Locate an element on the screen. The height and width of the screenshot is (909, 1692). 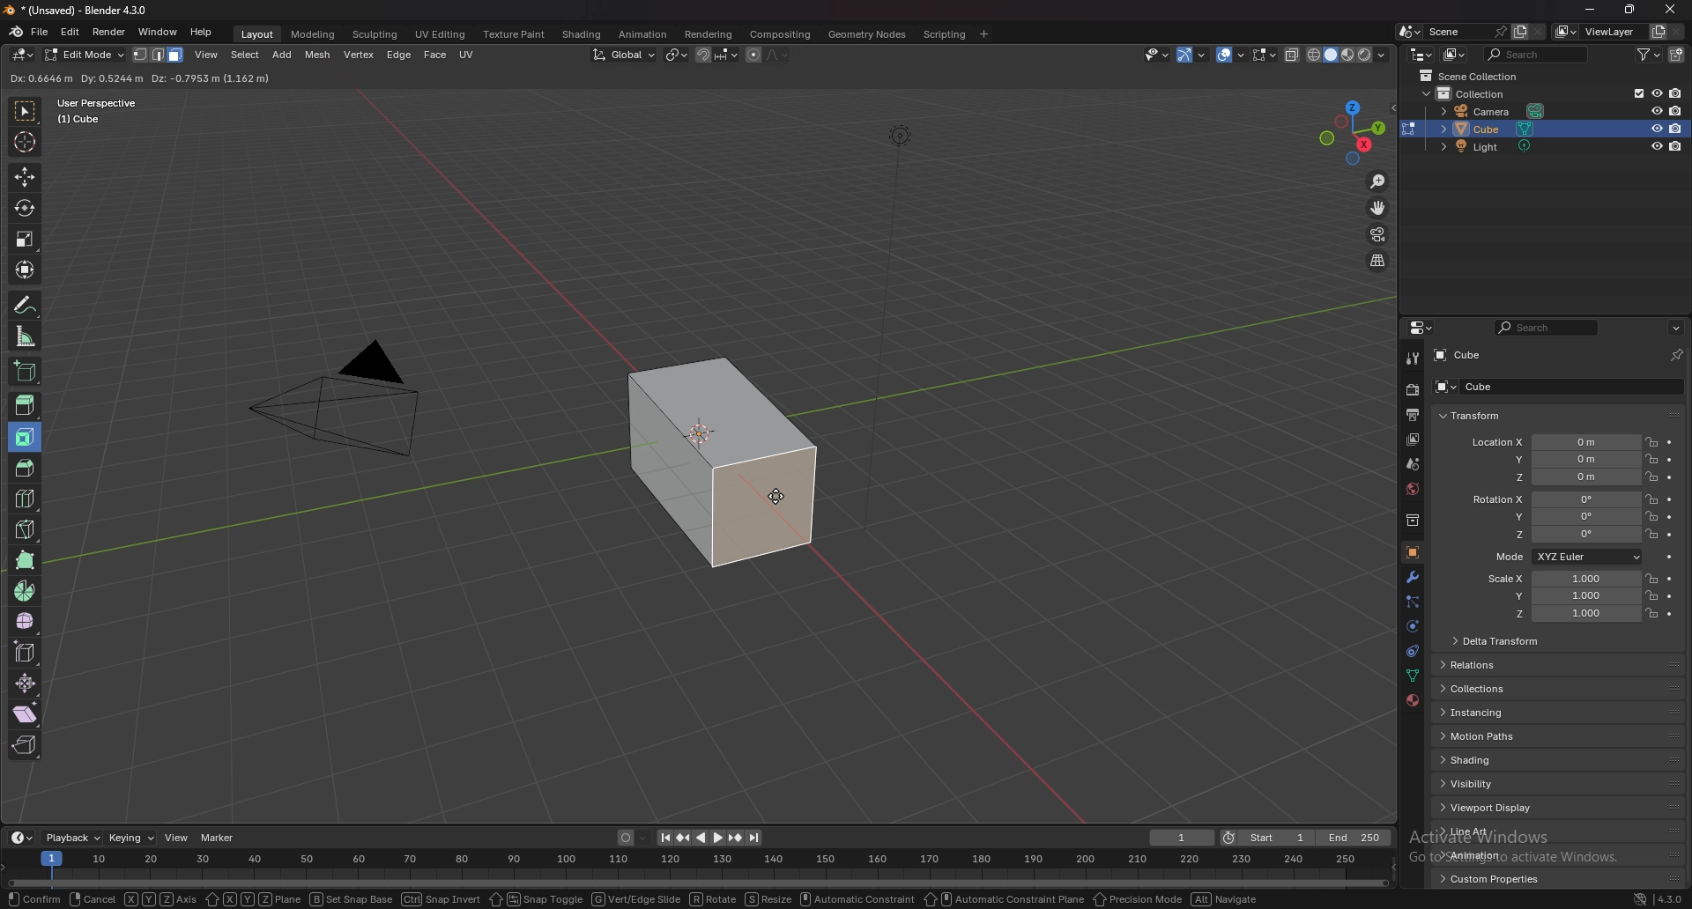
current frame is located at coordinates (1183, 838).